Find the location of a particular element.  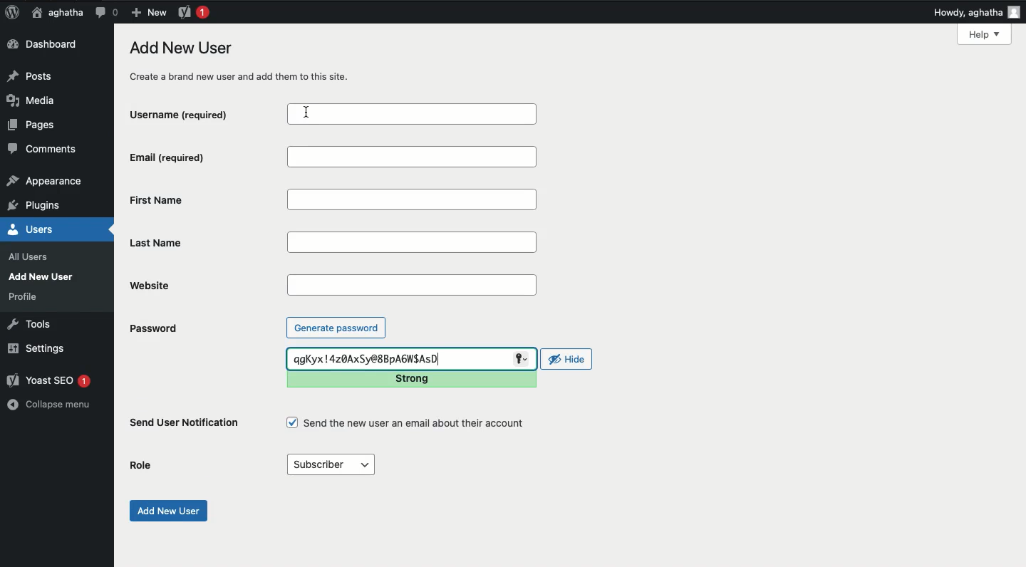

qgKyx !4z0AxSy@8BpA6WSAsD is located at coordinates (410, 359).